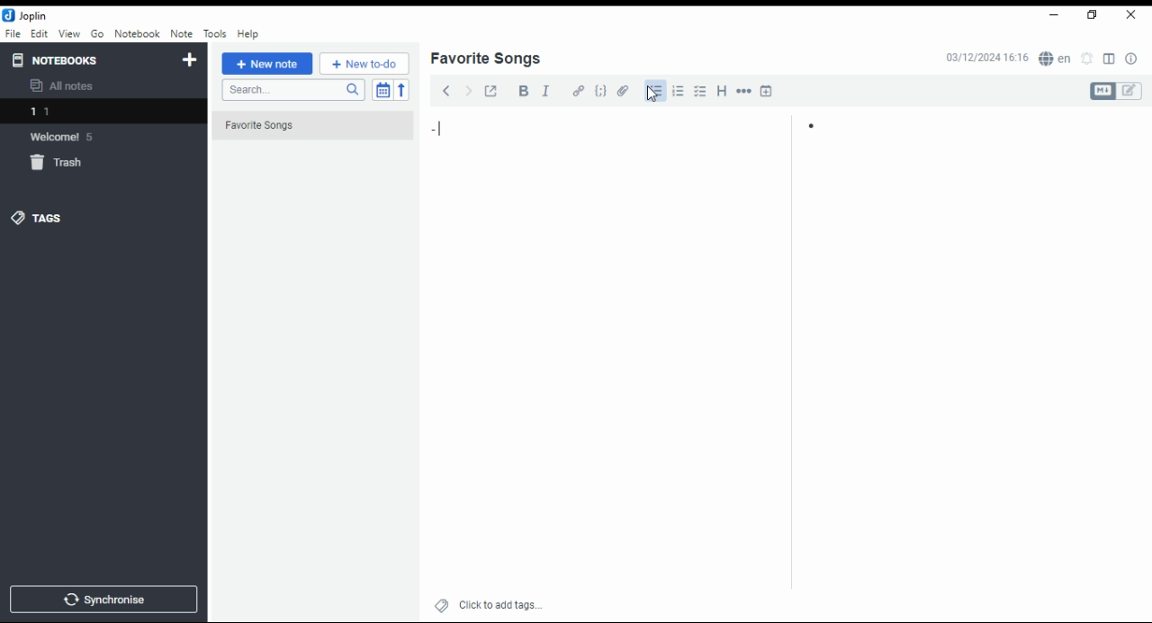  What do you see at coordinates (39, 32) in the screenshot?
I see `edit` at bounding box center [39, 32].